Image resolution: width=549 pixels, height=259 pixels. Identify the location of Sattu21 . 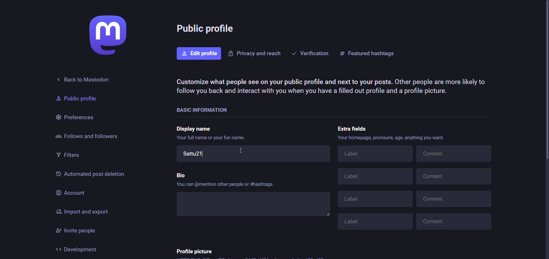
(251, 153).